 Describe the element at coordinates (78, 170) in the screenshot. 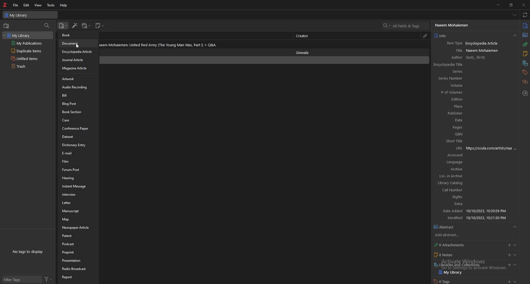

I see `forum post` at that location.